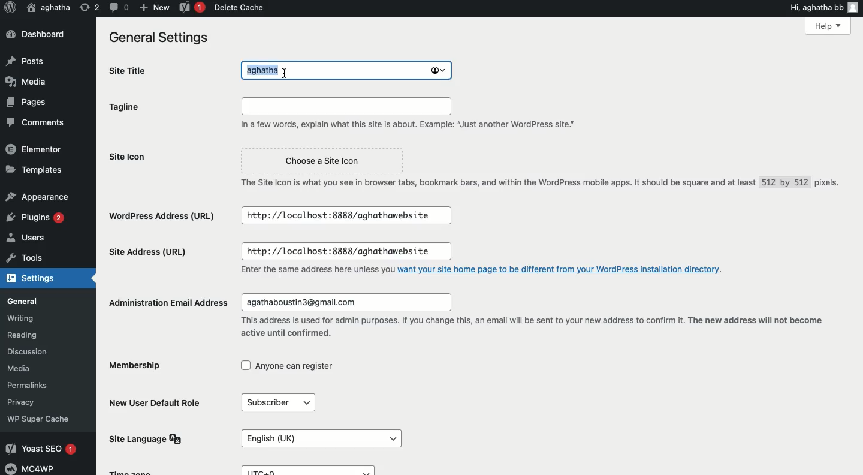 This screenshot has height=475, width=863. I want to click on Dashboard, so click(36, 35).